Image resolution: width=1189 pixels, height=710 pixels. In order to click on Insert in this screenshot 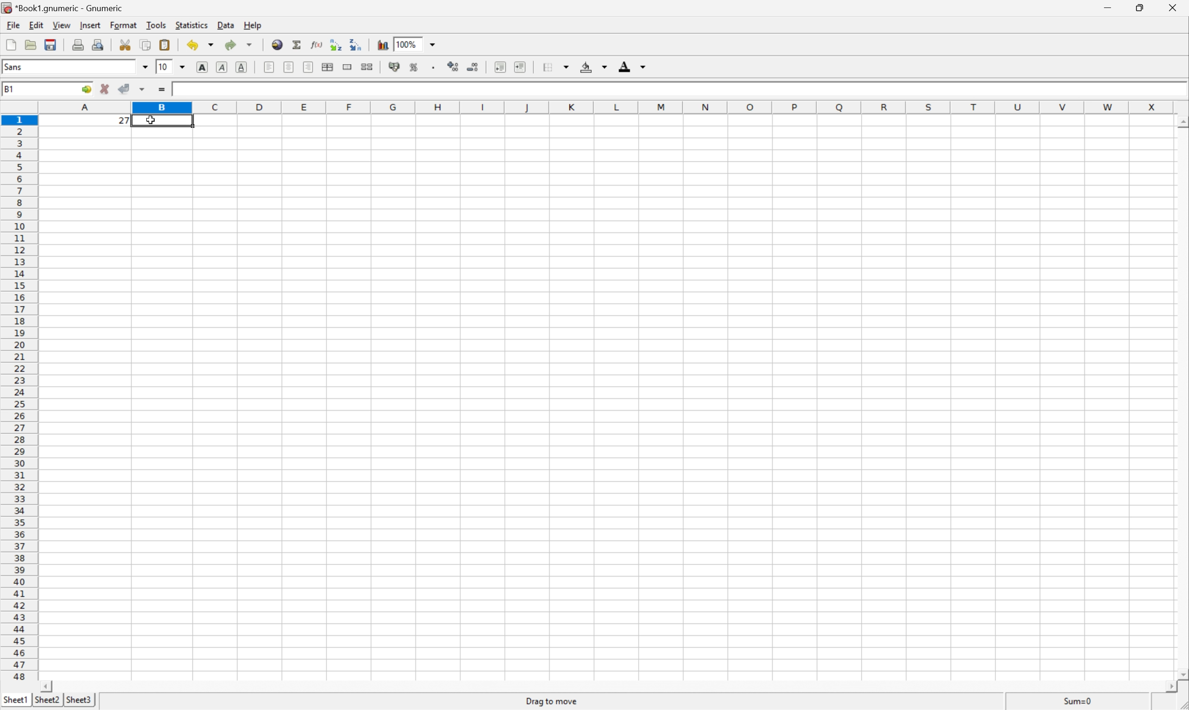, I will do `click(90, 25)`.